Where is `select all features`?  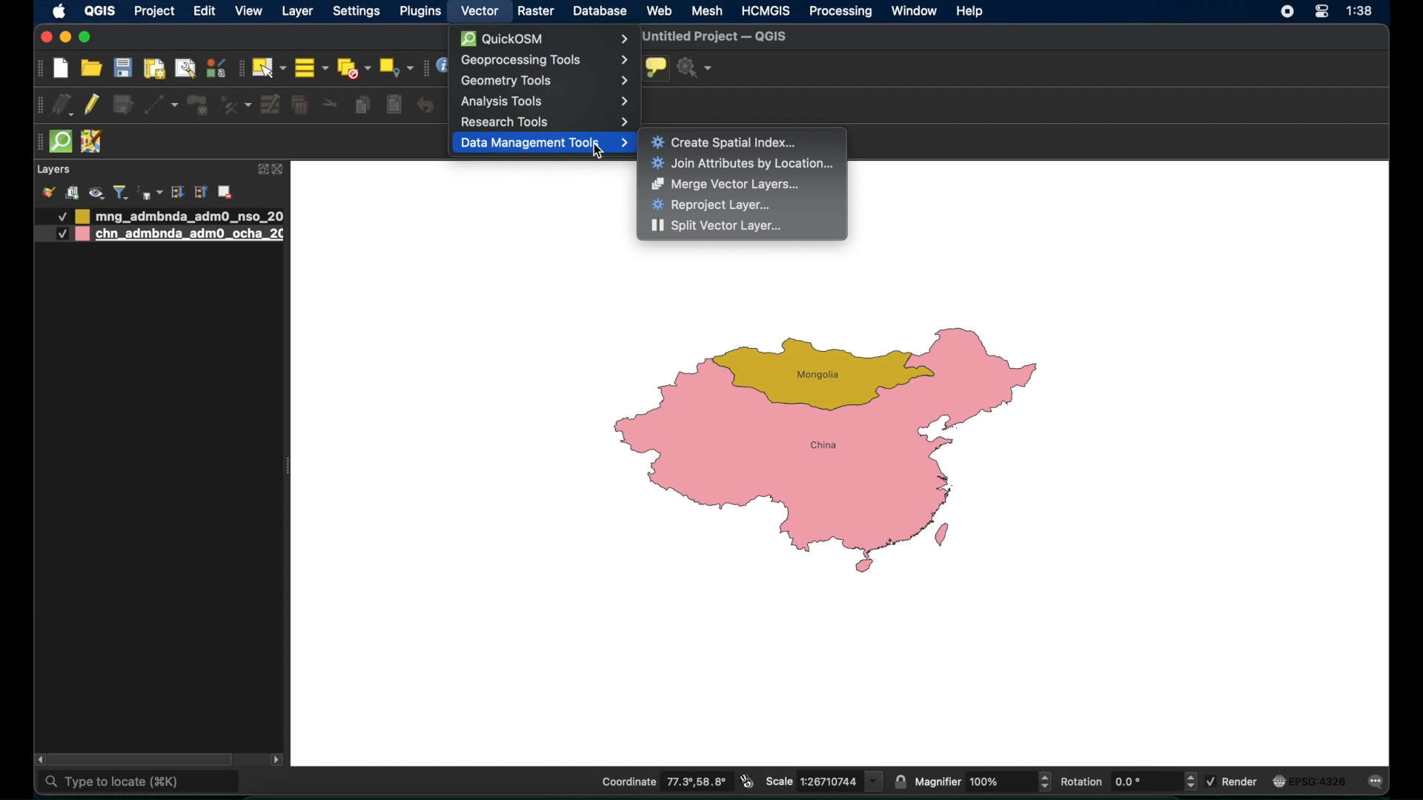
select all features is located at coordinates (311, 67).